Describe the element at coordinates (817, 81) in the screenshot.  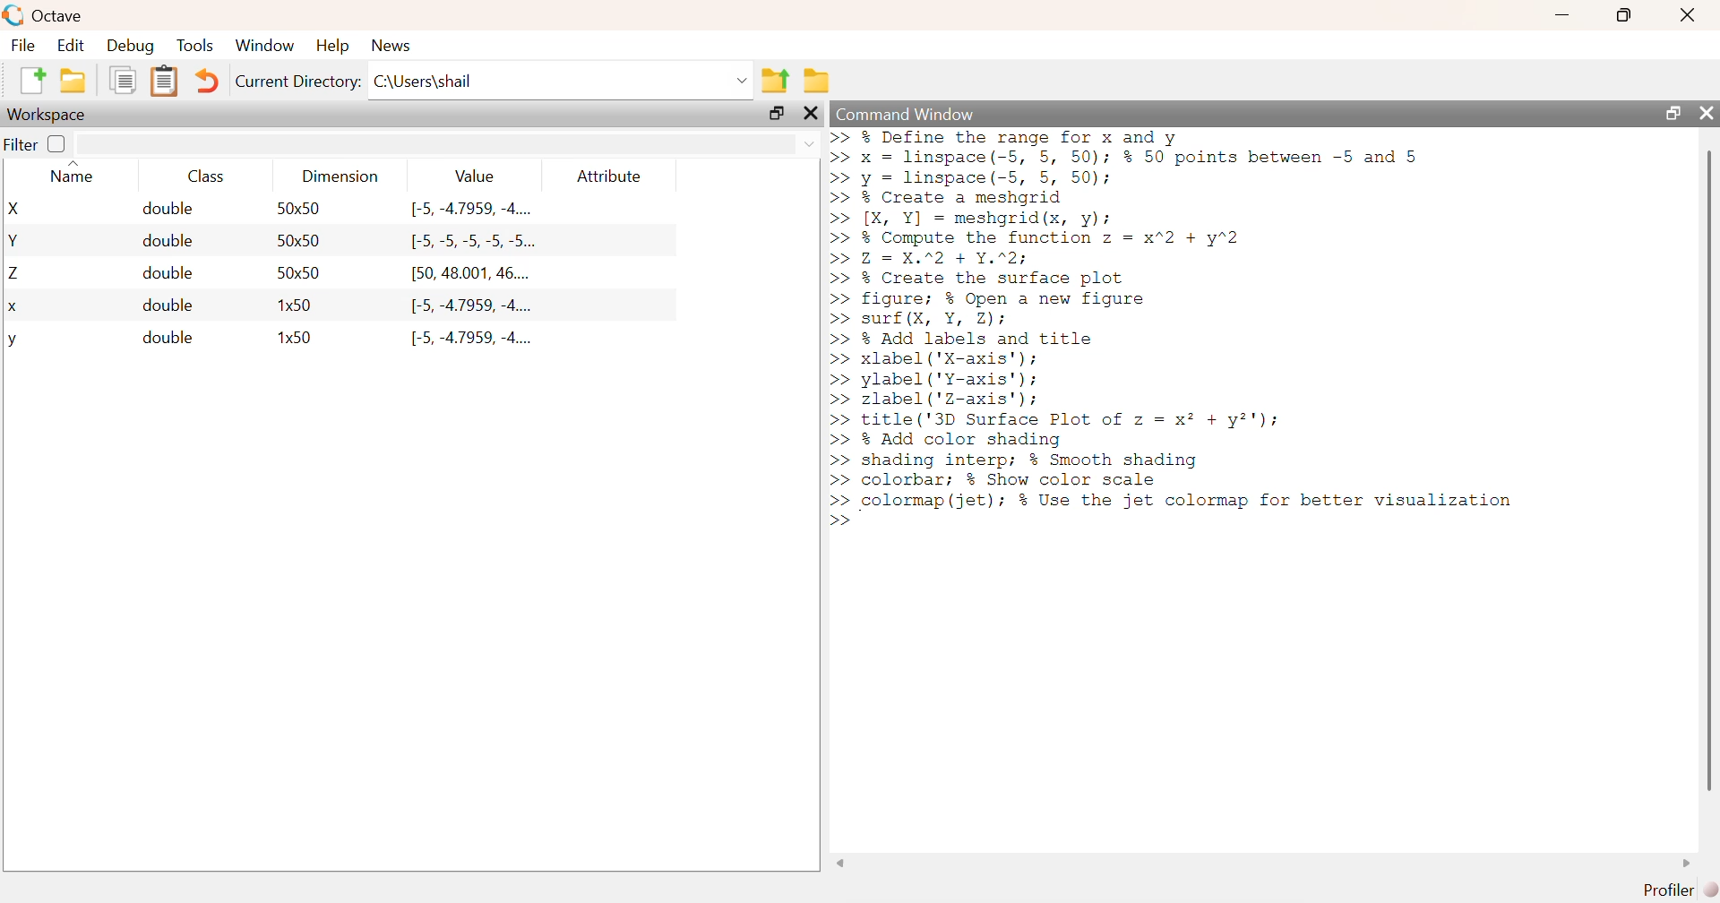
I see `Folder` at that location.